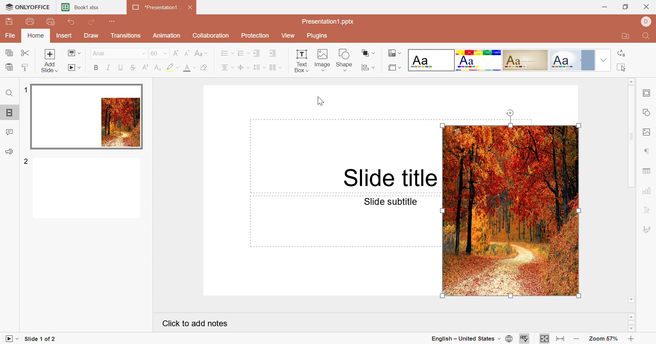 Image resolution: width=656 pixels, height=344 pixels. What do you see at coordinates (9, 151) in the screenshot?
I see `Feedback & support` at bounding box center [9, 151].